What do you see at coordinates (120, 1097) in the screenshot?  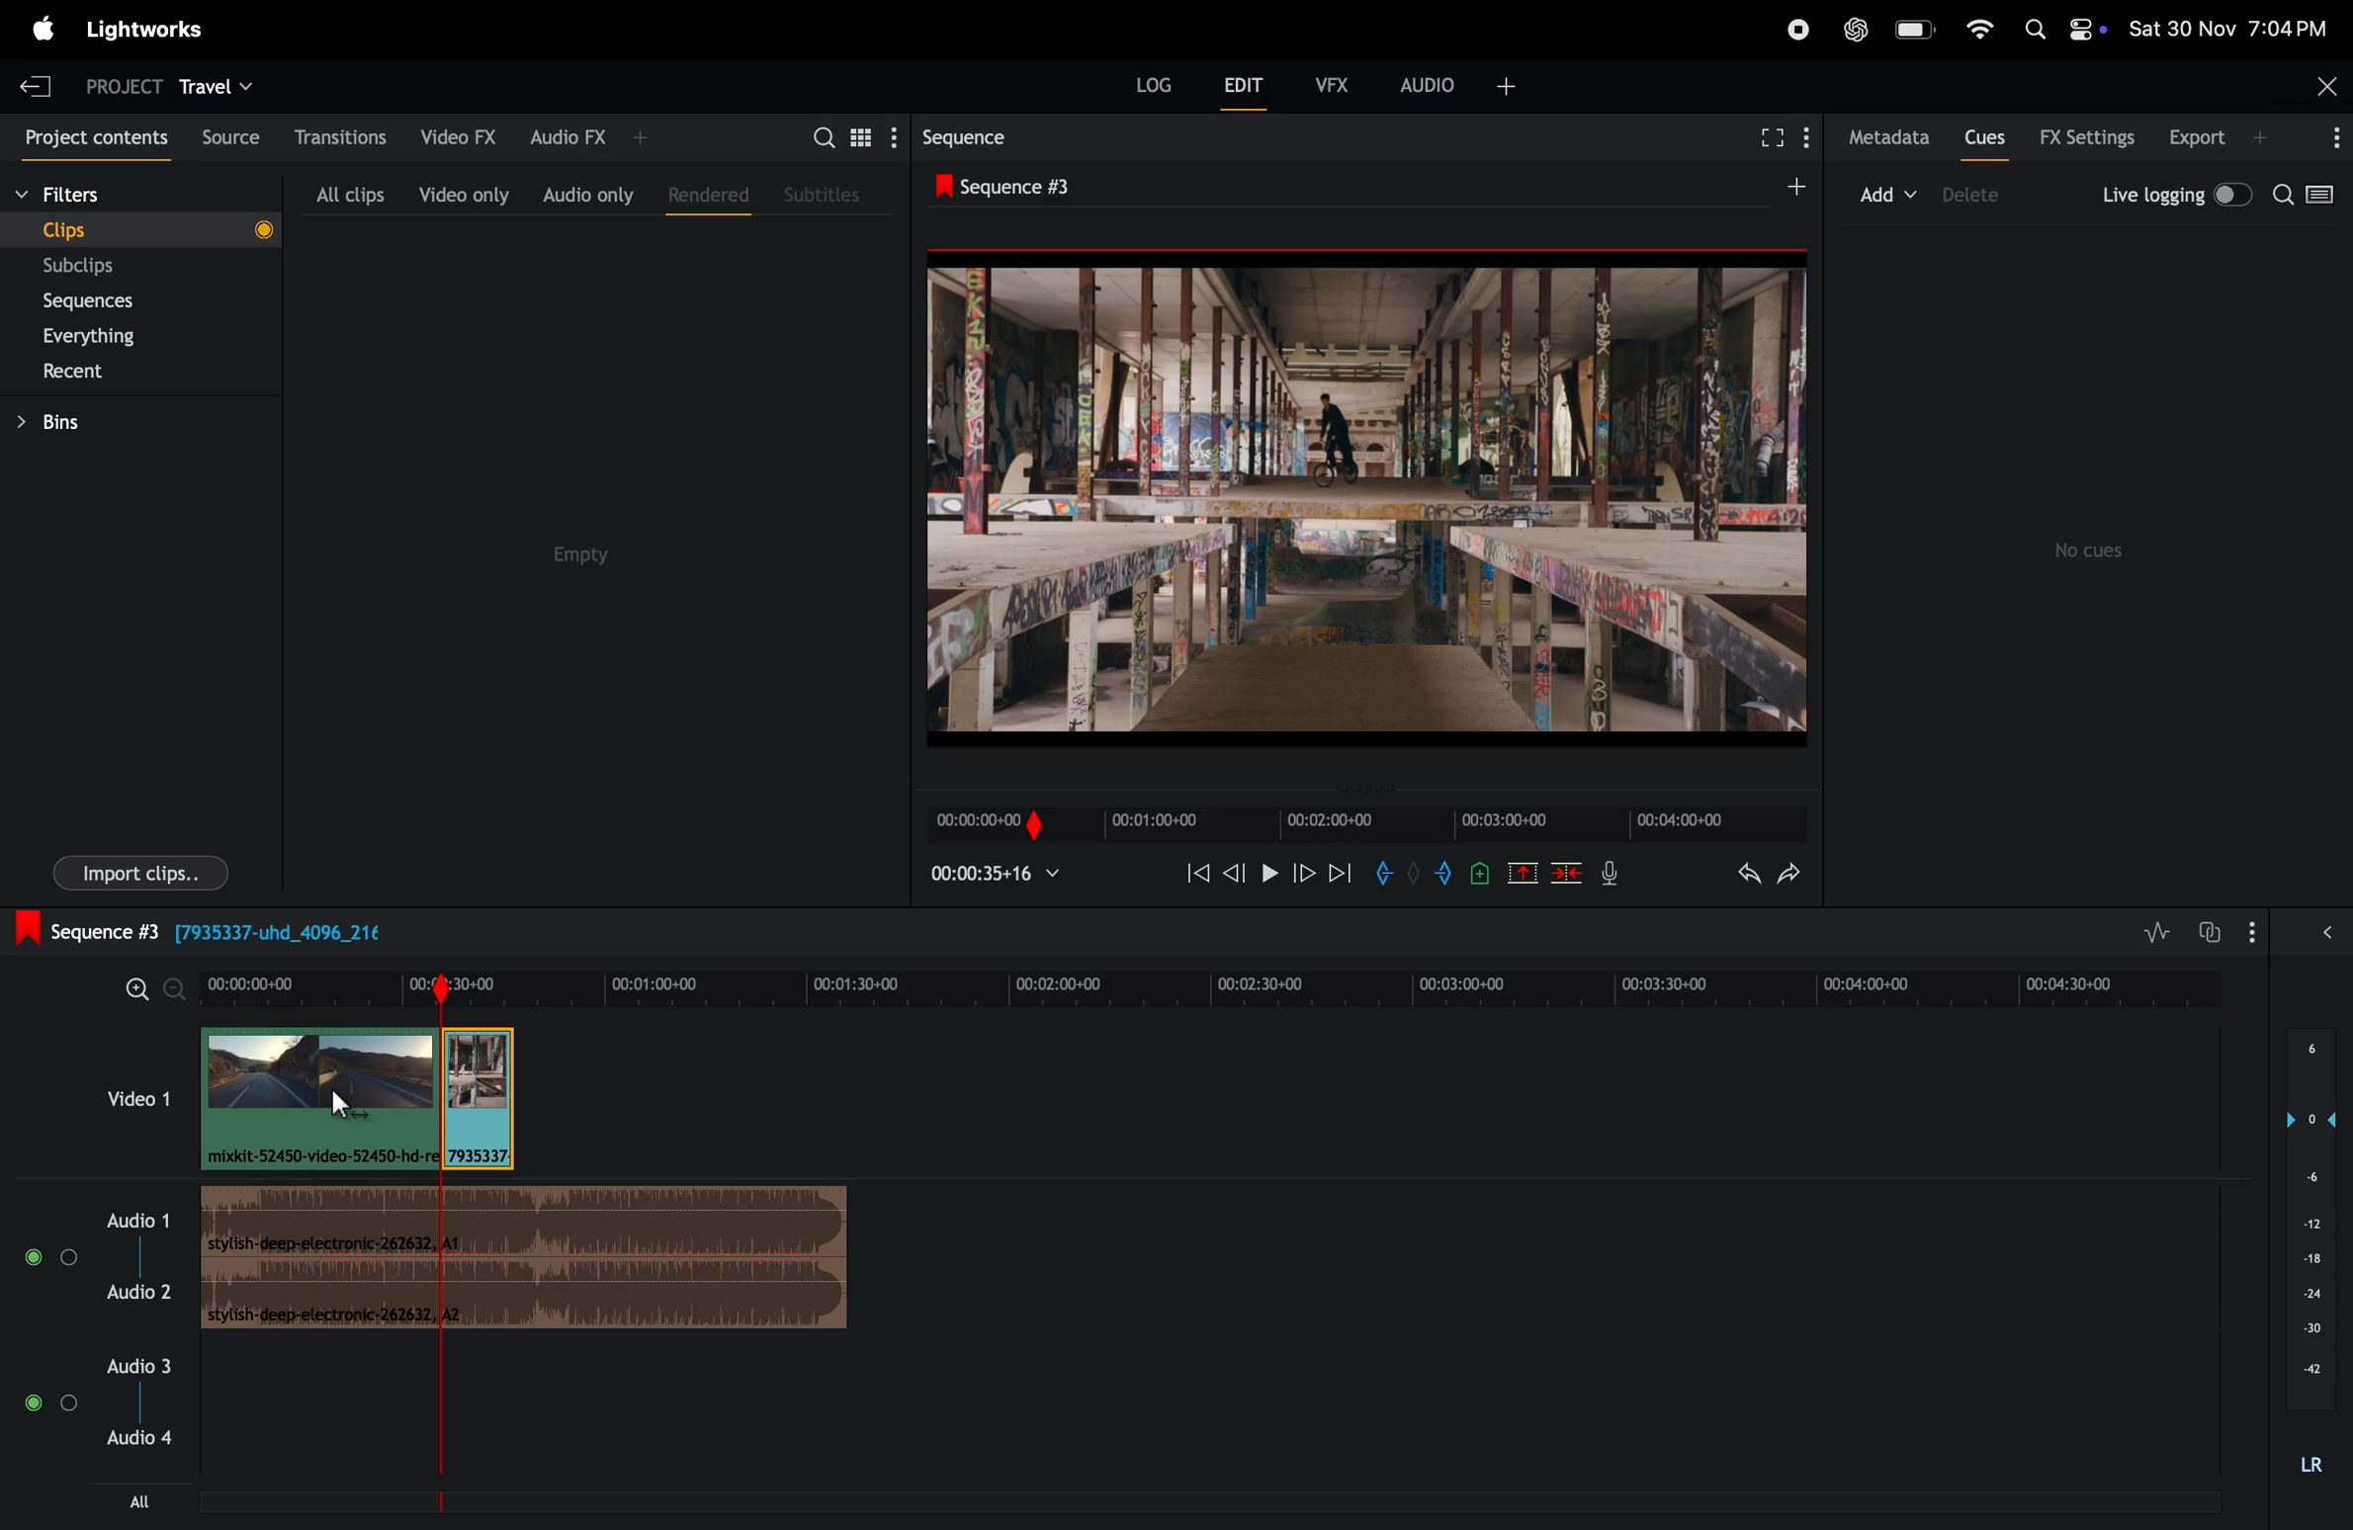 I see `video` at bounding box center [120, 1097].